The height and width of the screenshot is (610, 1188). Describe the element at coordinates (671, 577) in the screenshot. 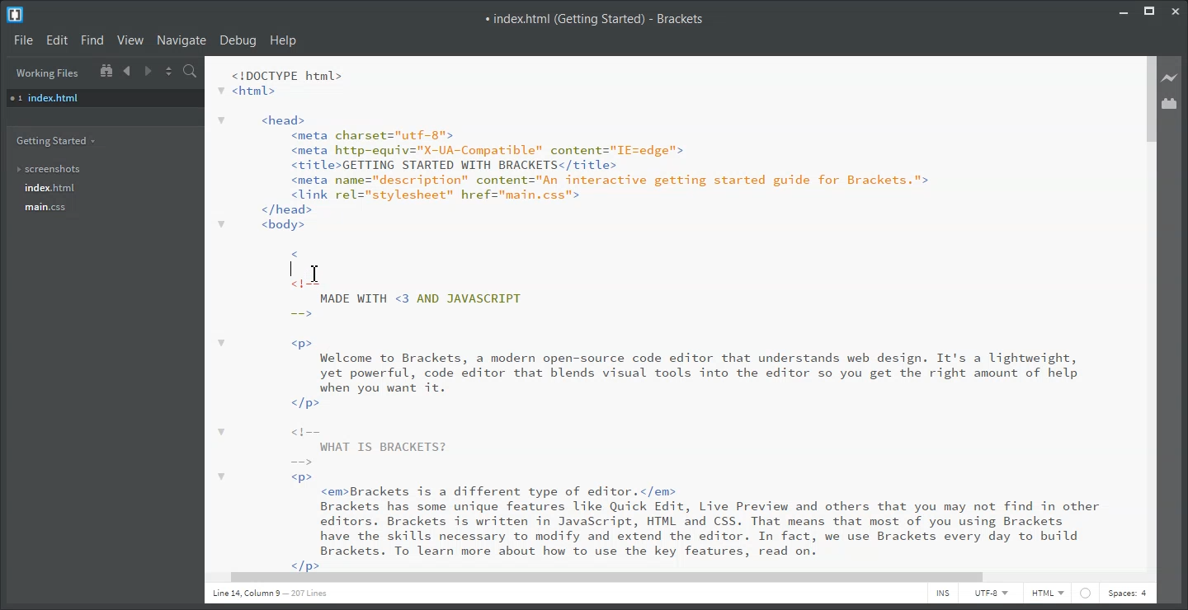

I see `Horizontal Scroll bar` at that location.